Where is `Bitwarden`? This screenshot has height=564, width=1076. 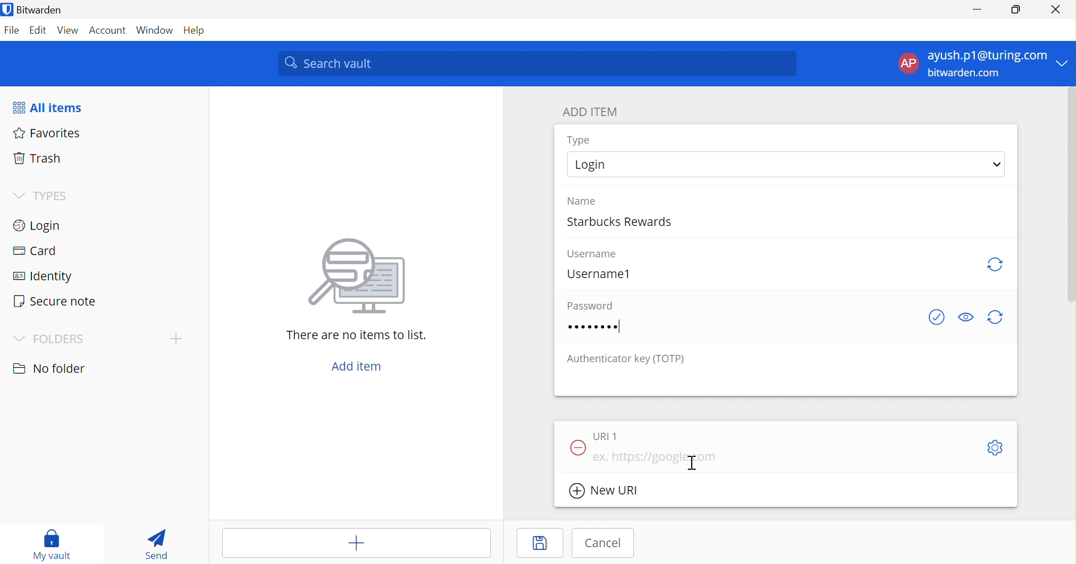 Bitwarden is located at coordinates (34, 10).